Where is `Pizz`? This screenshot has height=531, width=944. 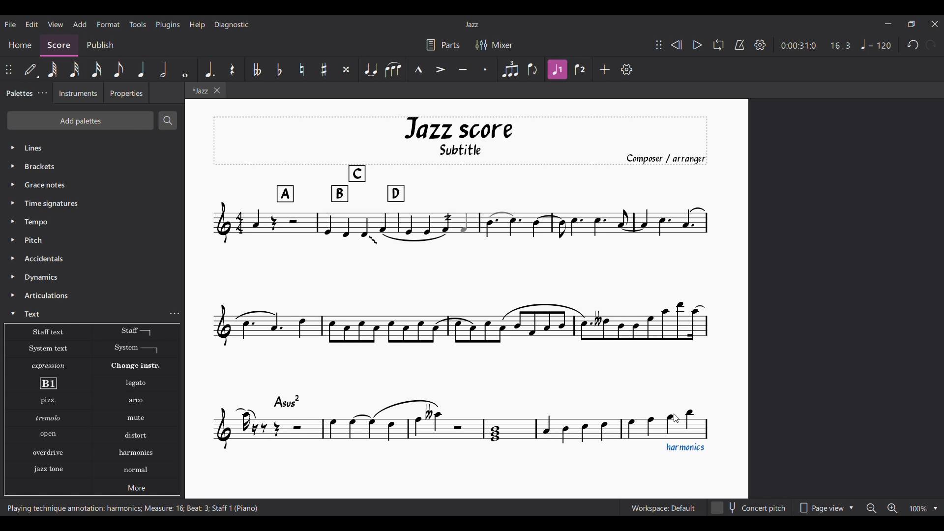
Pizz is located at coordinates (47, 401).